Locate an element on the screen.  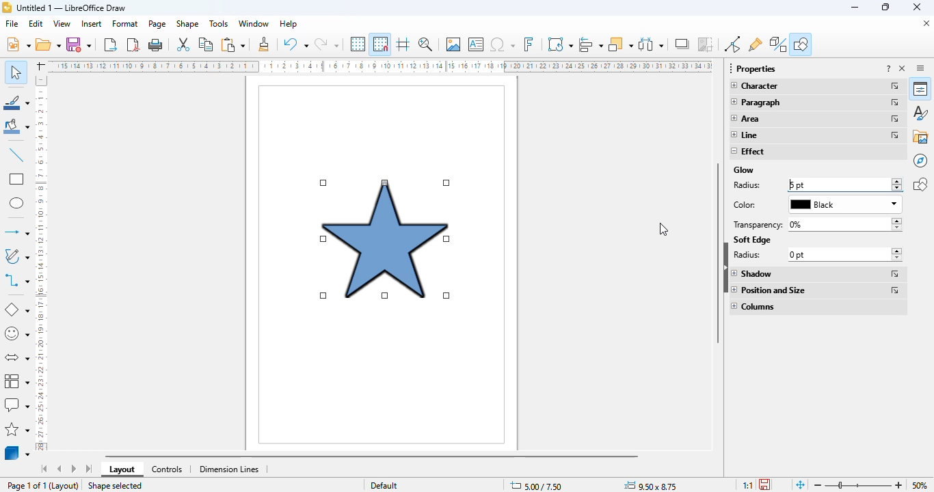
sidebar settings is located at coordinates (920, 68).